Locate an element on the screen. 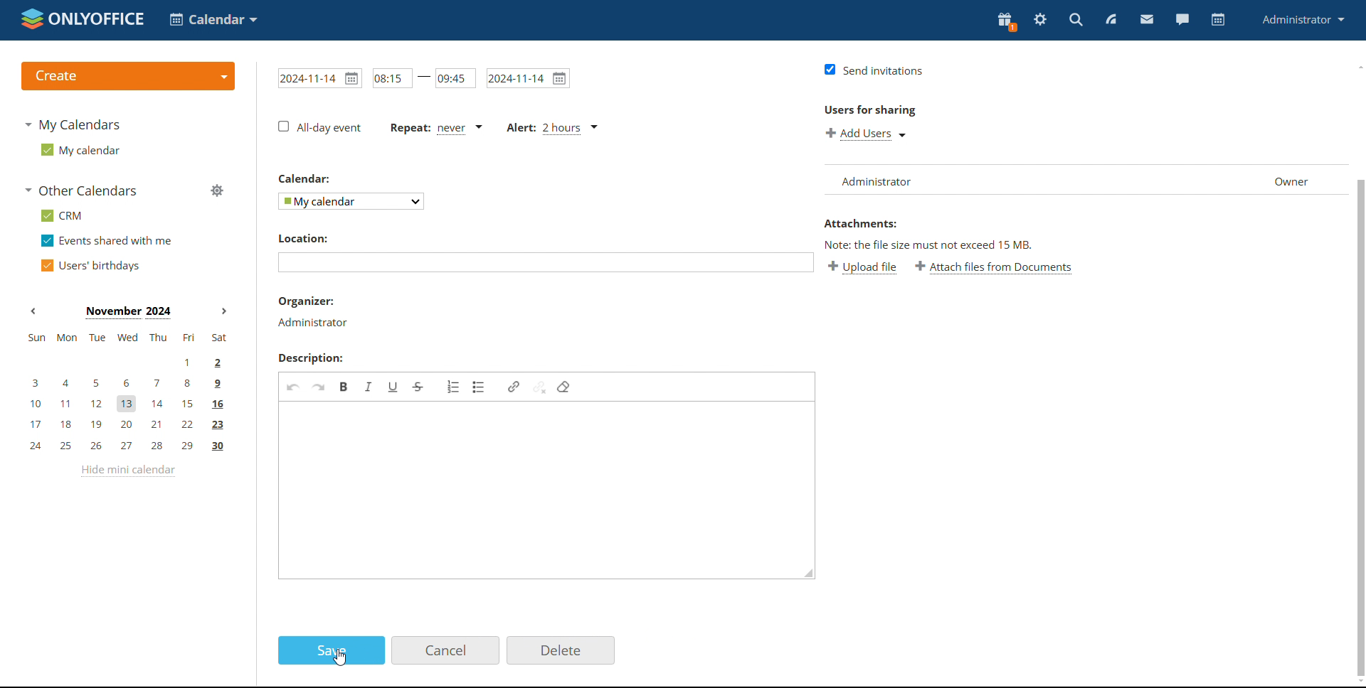 This screenshot has height=688, width=1366. insert/remove bulleted list is located at coordinates (477, 387).